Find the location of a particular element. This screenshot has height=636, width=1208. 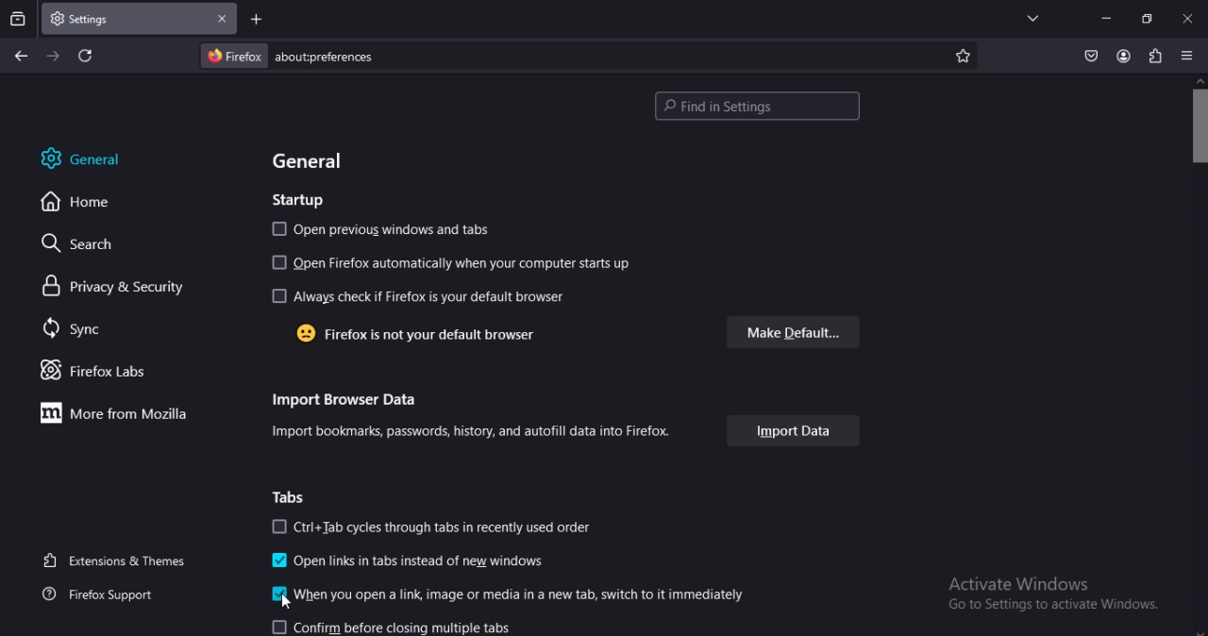

open links in tabs instead of new windows is located at coordinates (406, 561).